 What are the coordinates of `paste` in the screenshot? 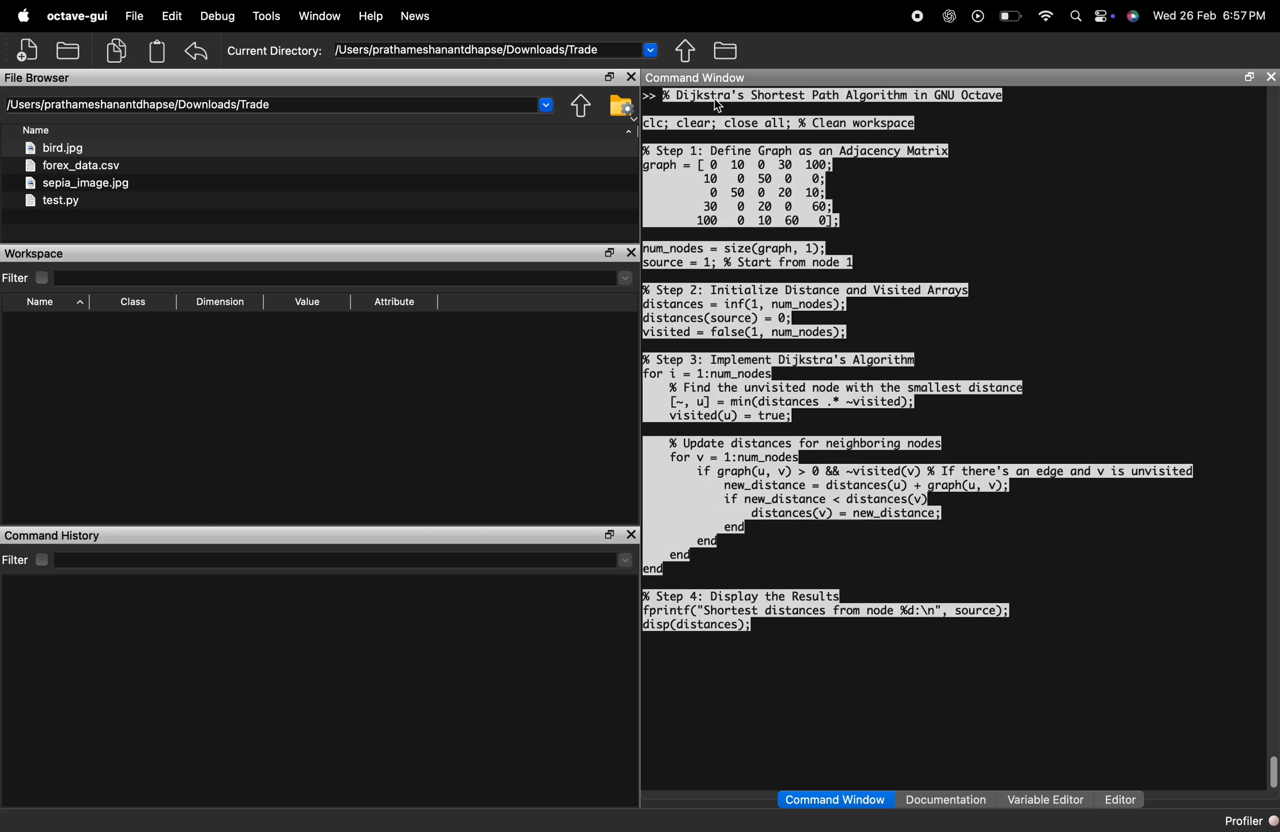 It's located at (157, 51).